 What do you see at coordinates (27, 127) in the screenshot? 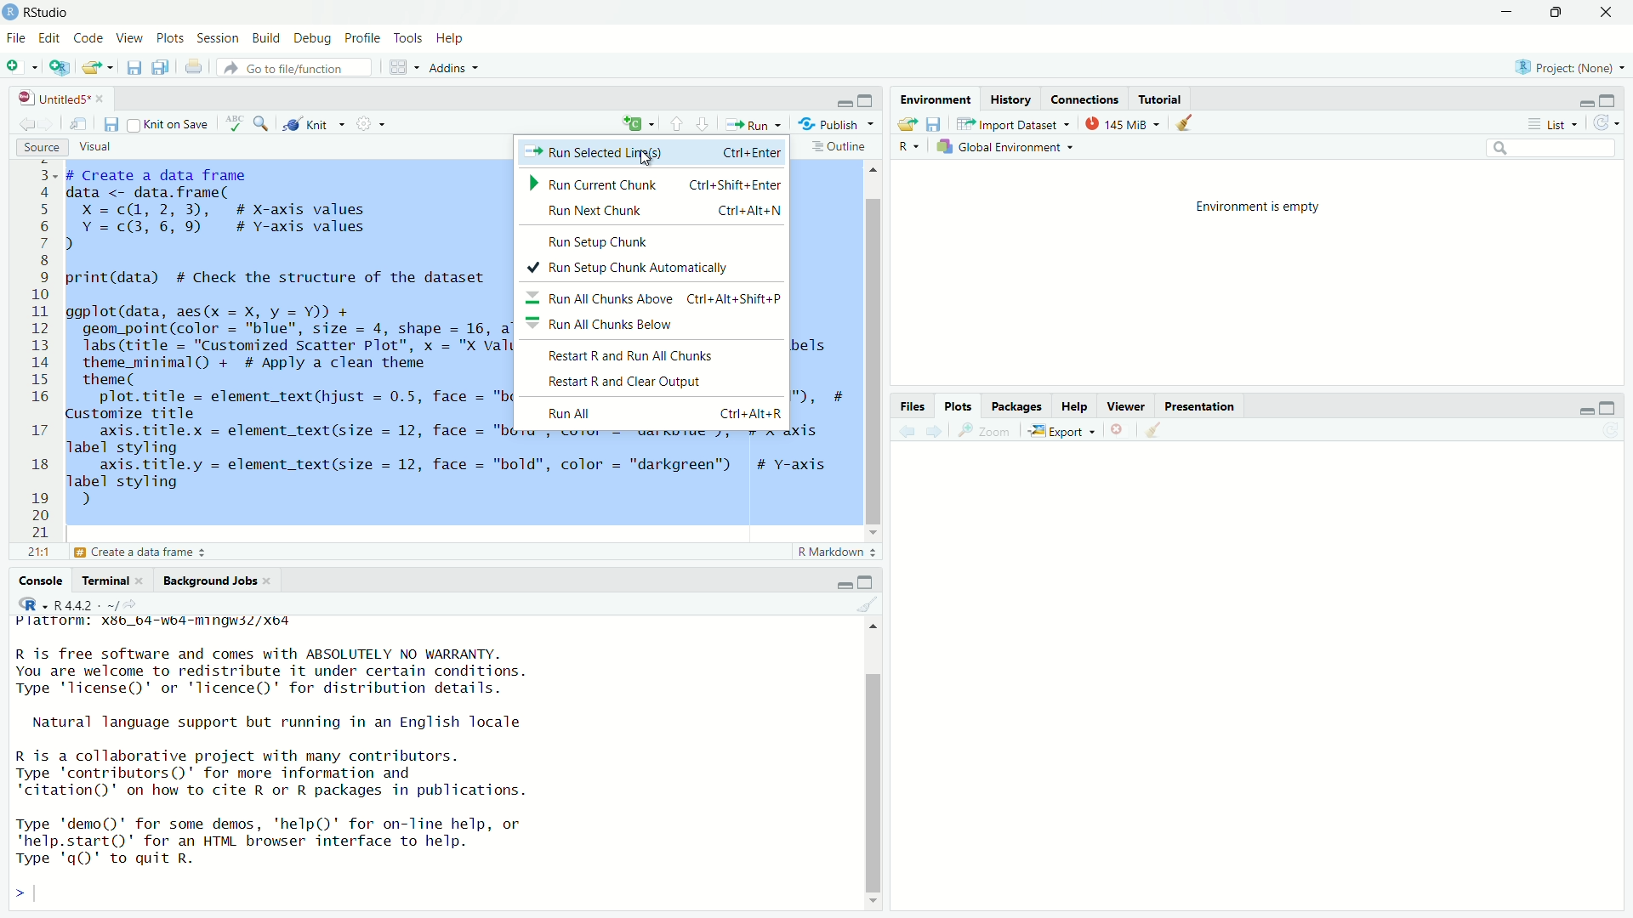
I see `Go back to the previous source location` at bounding box center [27, 127].